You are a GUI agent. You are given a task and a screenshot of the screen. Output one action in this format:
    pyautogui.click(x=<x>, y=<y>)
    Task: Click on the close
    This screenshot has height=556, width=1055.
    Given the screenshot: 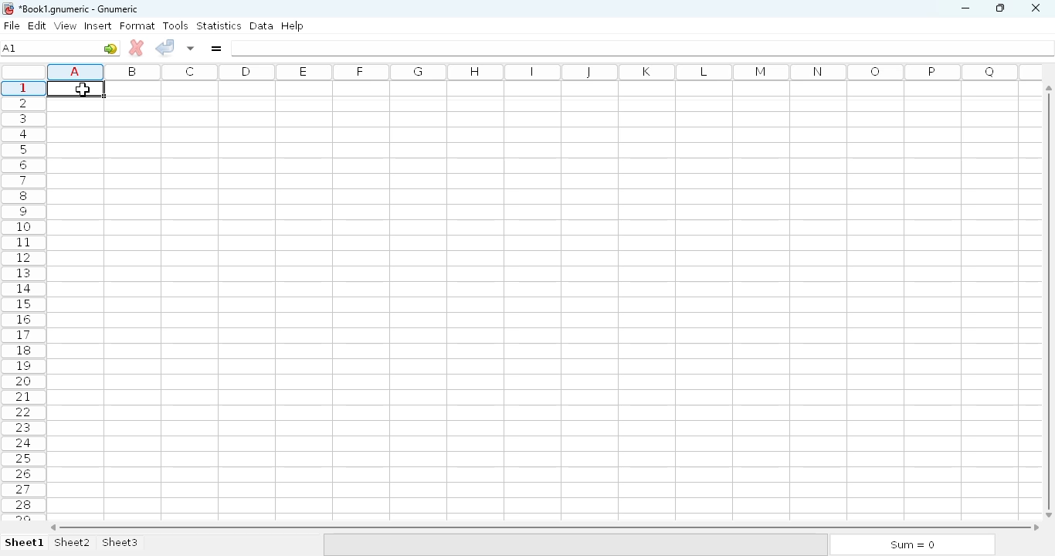 What is the action you would take?
    pyautogui.click(x=1035, y=8)
    